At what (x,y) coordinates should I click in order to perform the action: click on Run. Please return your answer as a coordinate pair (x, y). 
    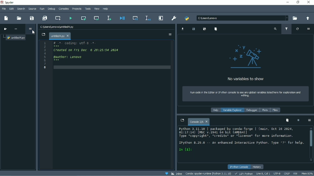
    Looking at the image, I should click on (42, 9).